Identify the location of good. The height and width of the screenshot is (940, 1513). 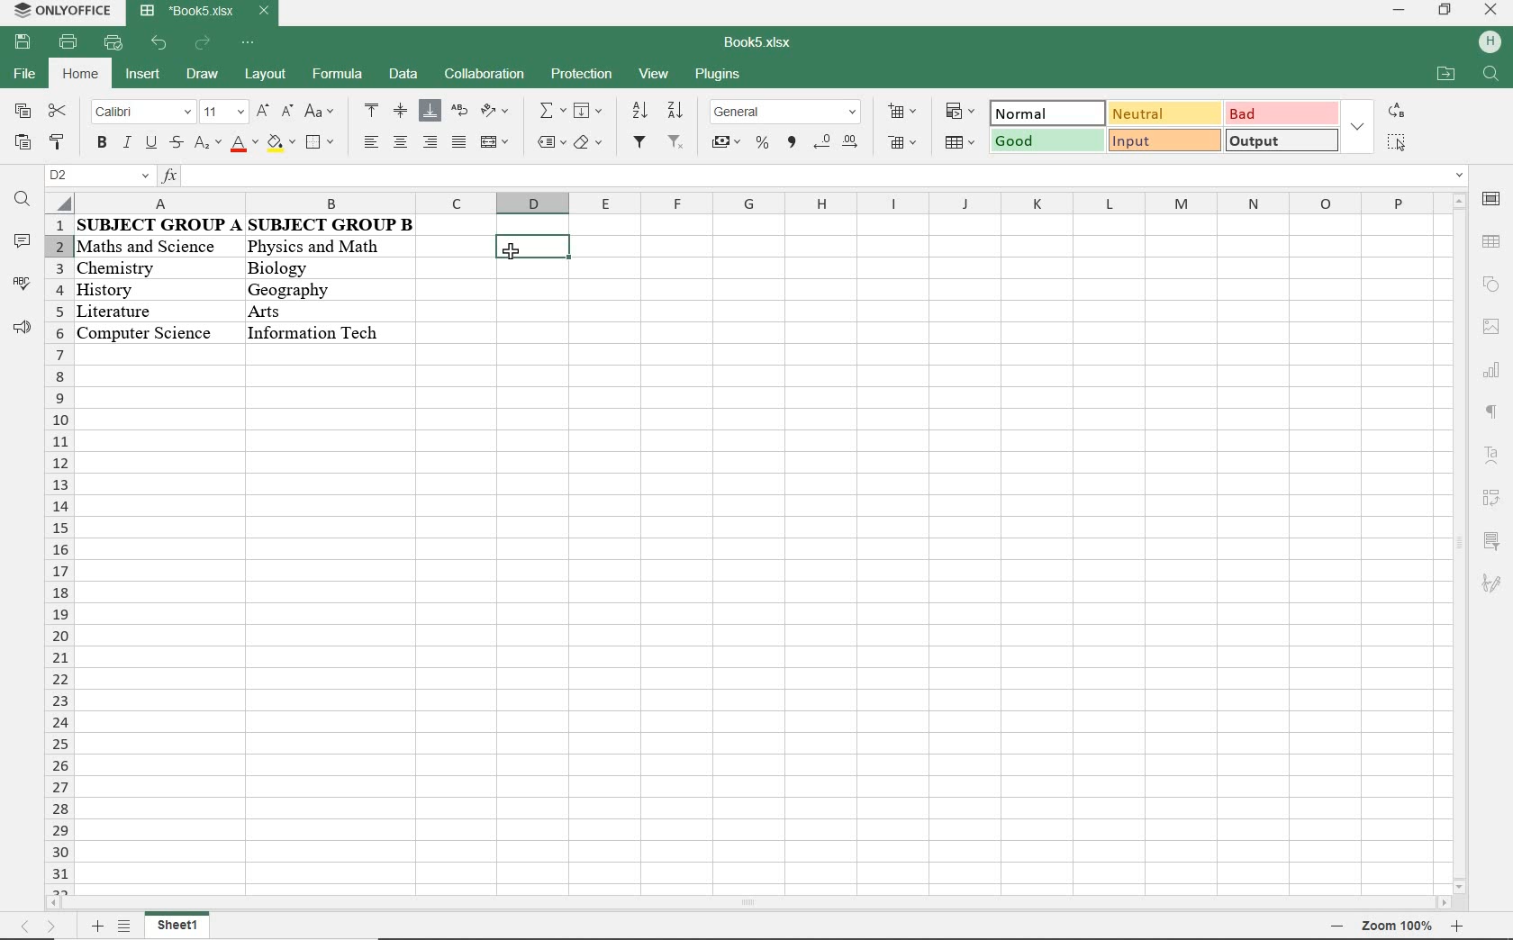
(1047, 142).